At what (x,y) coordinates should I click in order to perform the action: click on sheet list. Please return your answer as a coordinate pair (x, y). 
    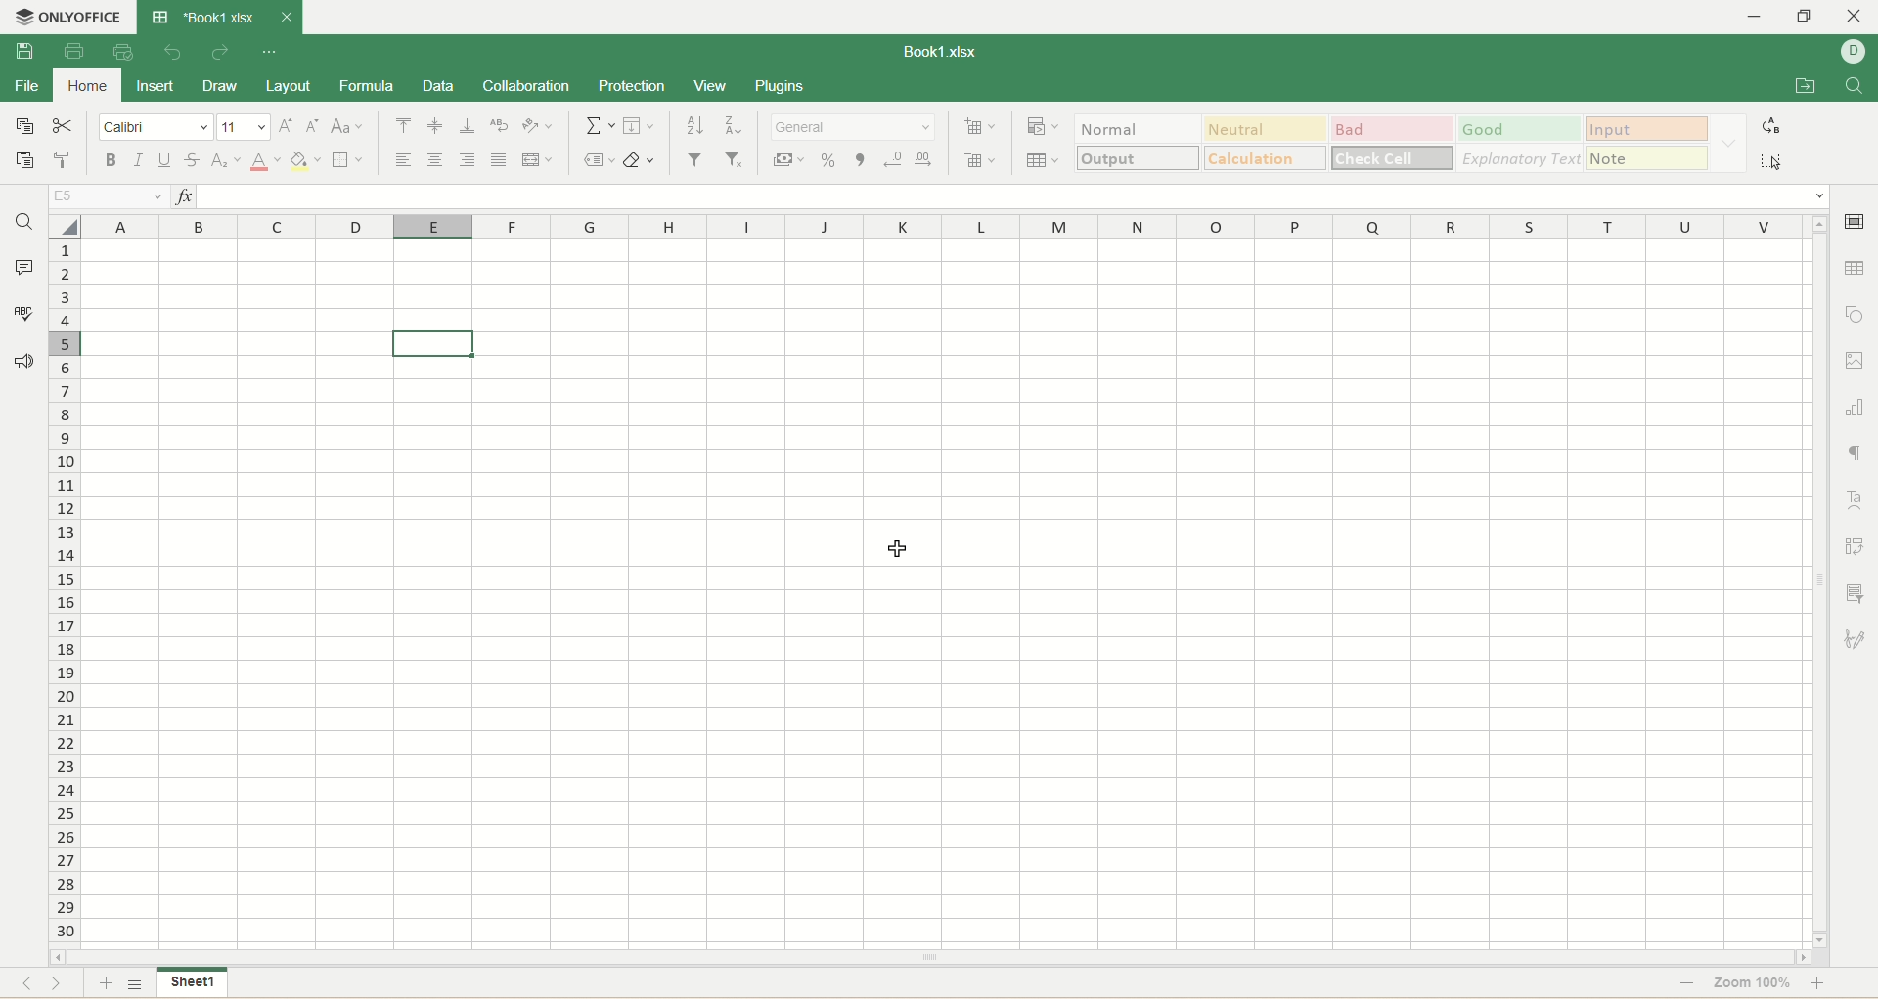
    Looking at the image, I should click on (139, 982).